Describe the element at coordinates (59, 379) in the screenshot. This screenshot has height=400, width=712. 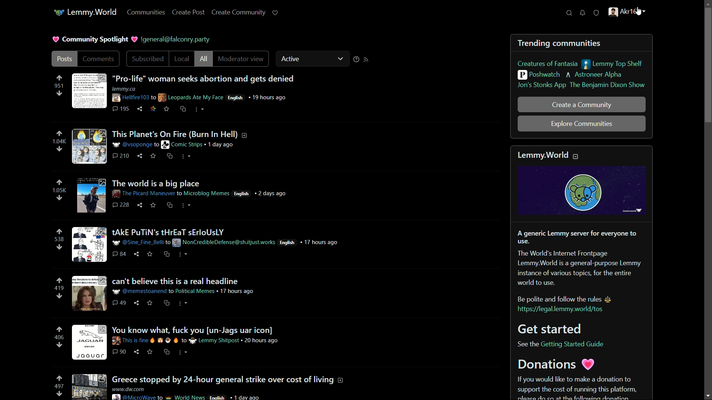
I see `upvote` at that location.